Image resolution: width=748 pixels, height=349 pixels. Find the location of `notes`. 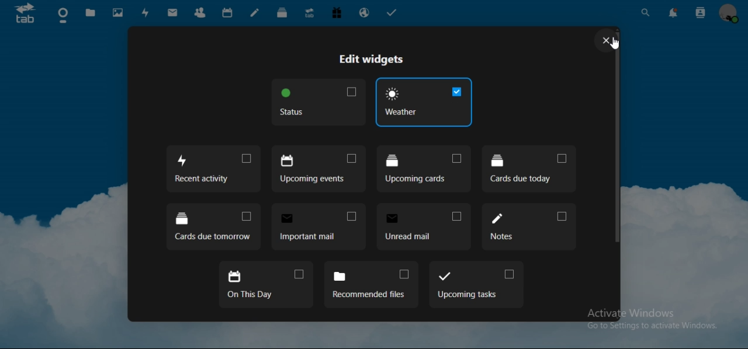

notes is located at coordinates (528, 226).